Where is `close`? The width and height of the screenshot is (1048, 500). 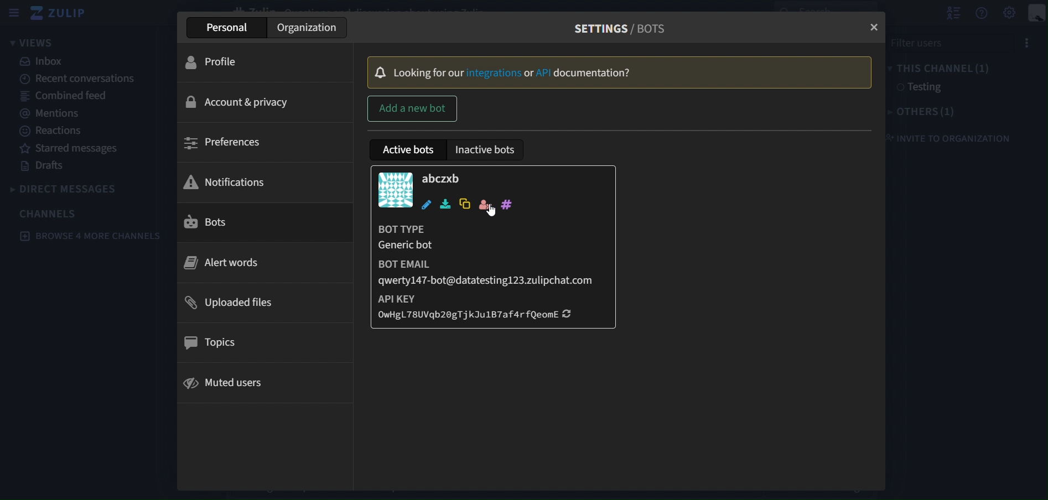 close is located at coordinates (873, 27).